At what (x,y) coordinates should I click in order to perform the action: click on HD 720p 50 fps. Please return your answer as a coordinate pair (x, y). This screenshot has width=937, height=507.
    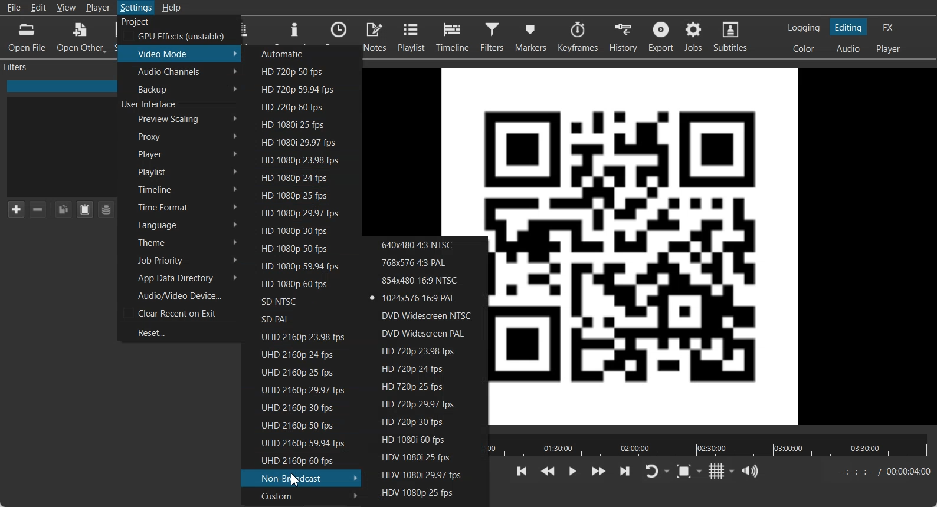
    Looking at the image, I should click on (302, 71).